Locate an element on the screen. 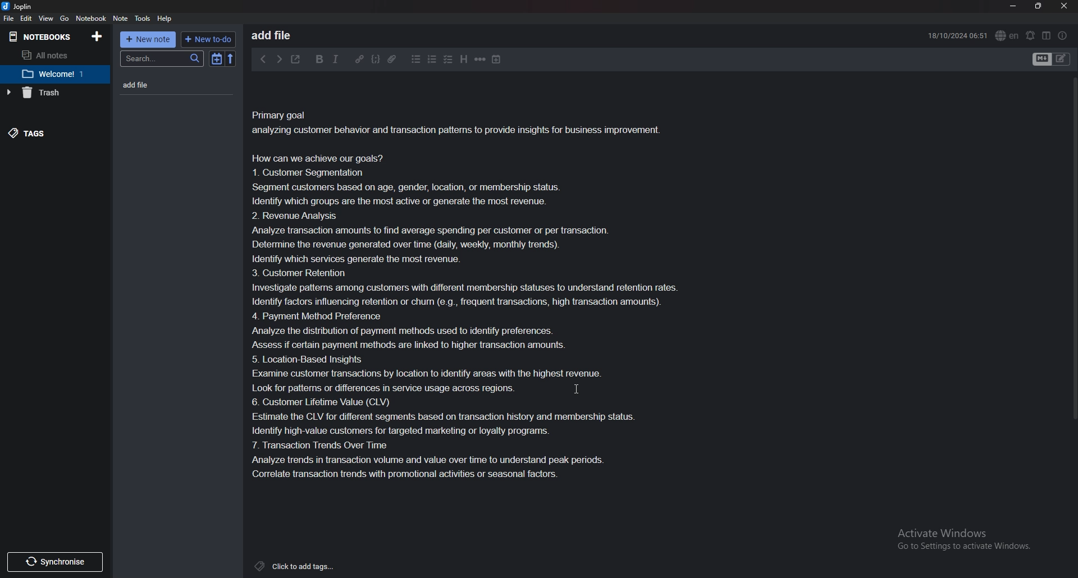 The height and width of the screenshot is (578, 1078). Scroll bar is located at coordinates (1073, 249).